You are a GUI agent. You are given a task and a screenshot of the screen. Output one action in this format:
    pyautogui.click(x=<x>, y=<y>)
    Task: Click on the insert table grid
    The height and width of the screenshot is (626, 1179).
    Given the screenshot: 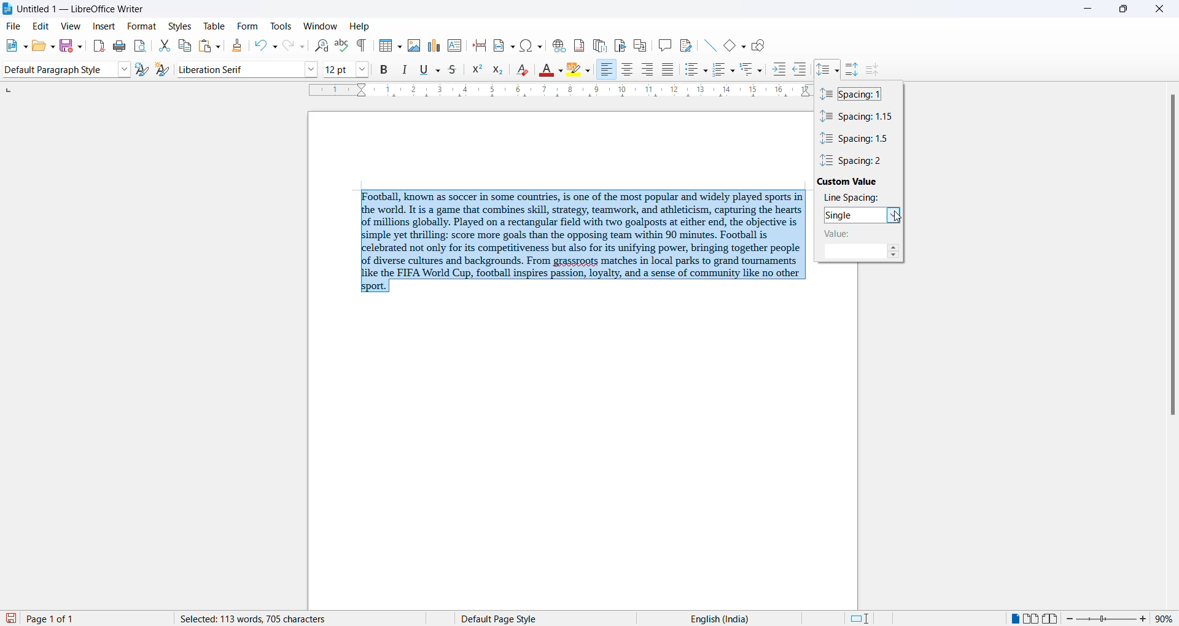 What is the action you would take?
    pyautogui.click(x=399, y=45)
    